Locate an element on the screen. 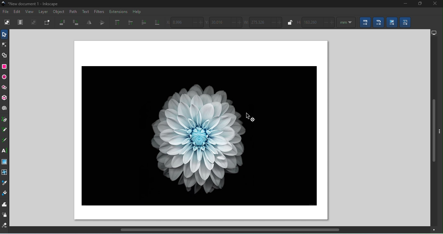 Image resolution: width=443 pixels, height=234 pixels. When scaling rectangles, scale the radii of the rounded corners is located at coordinates (378, 23).